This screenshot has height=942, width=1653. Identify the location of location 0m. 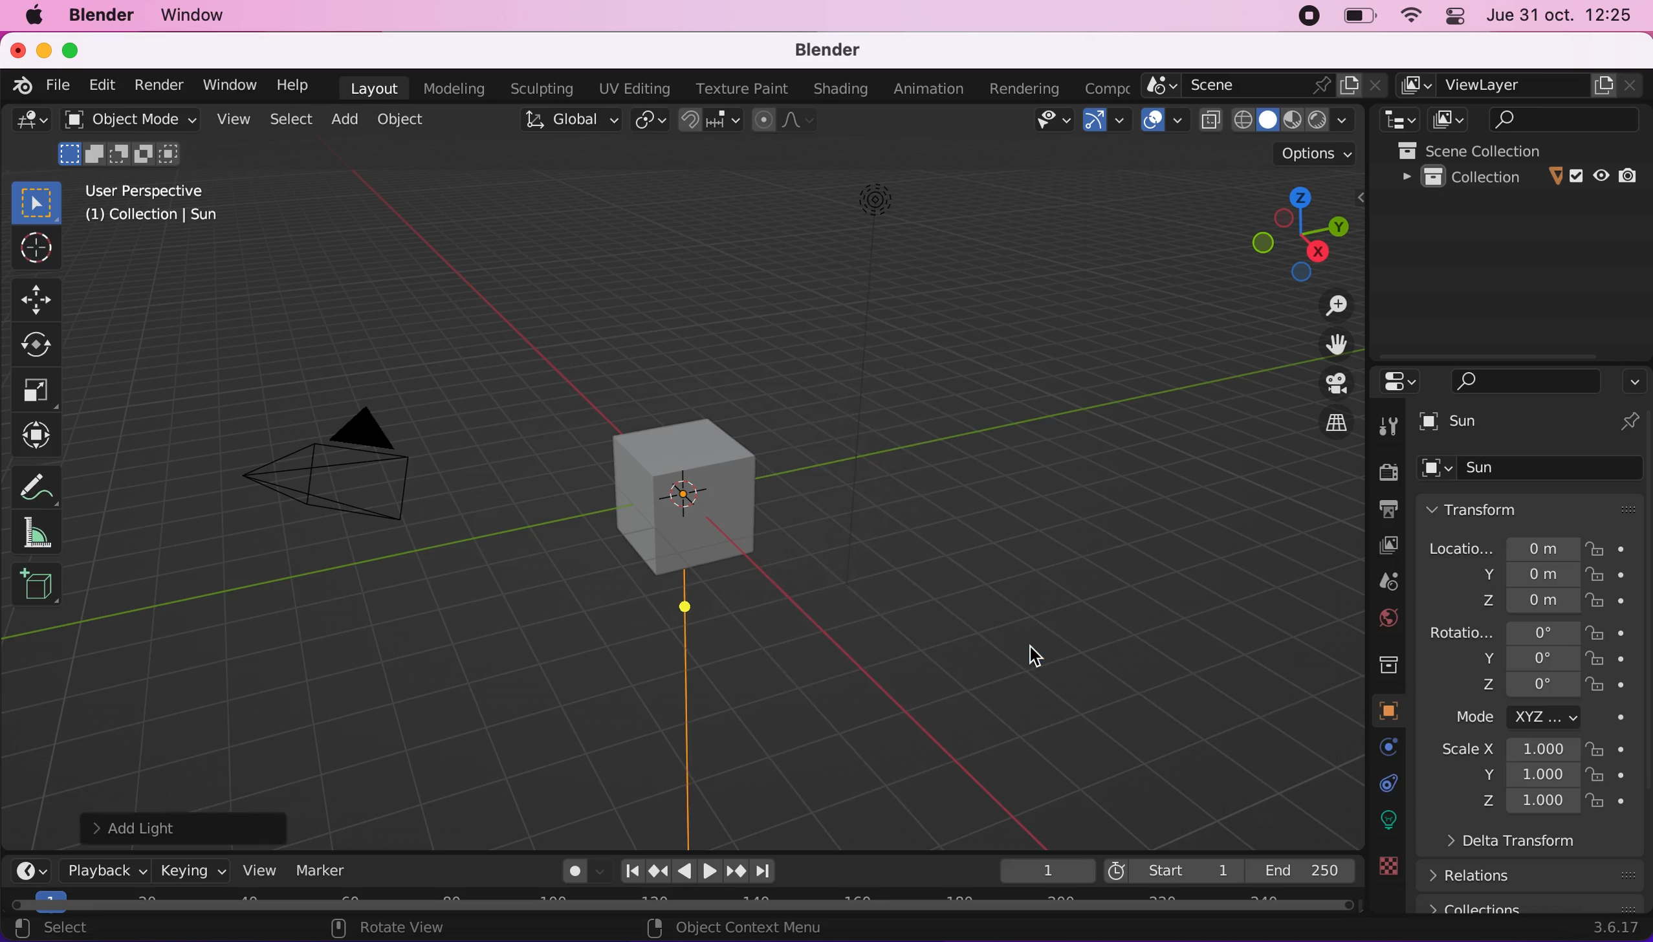
(1502, 547).